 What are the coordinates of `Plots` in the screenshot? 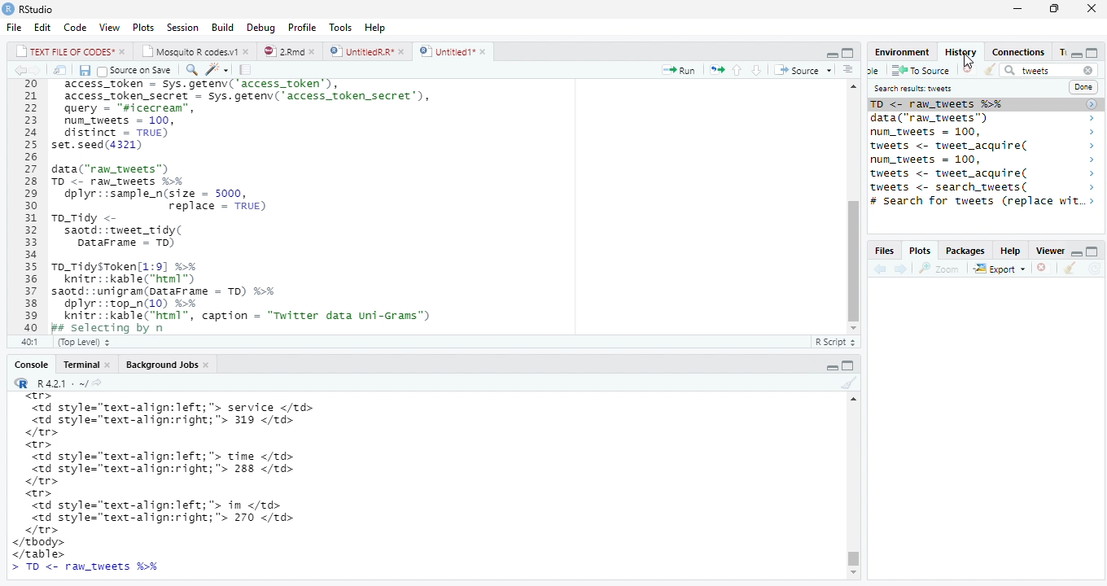 It's located at (143, 26).